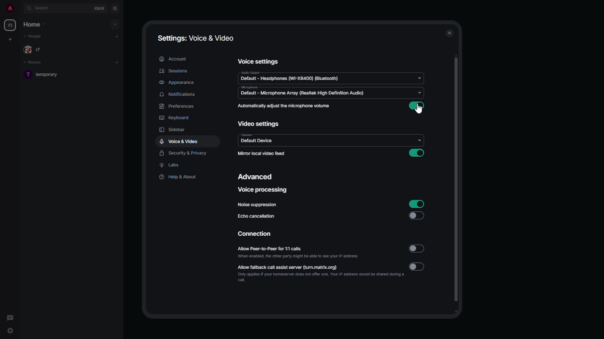  I want to click on enabled, so click(417, 204).